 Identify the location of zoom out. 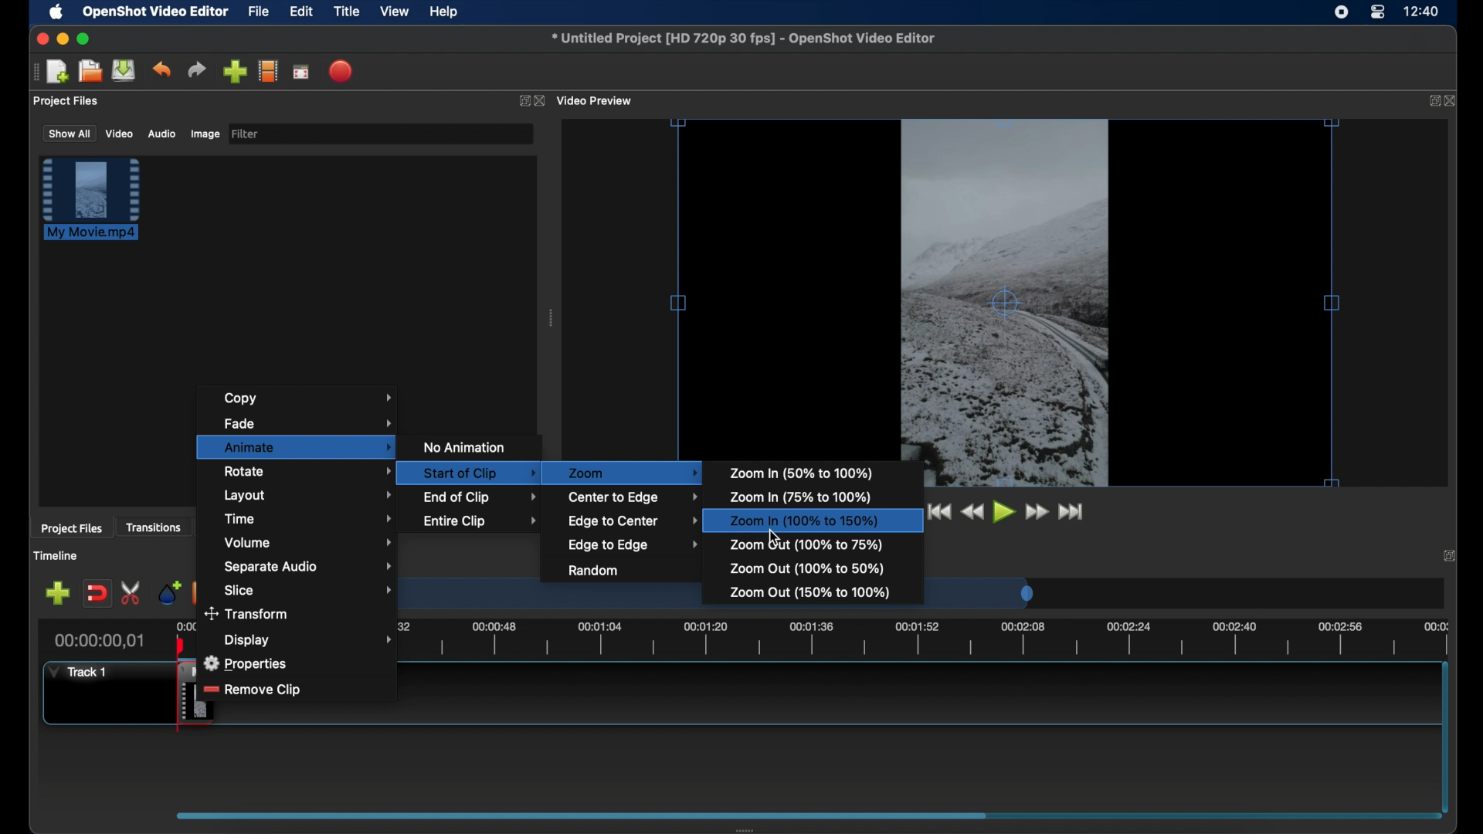
(806, 568).